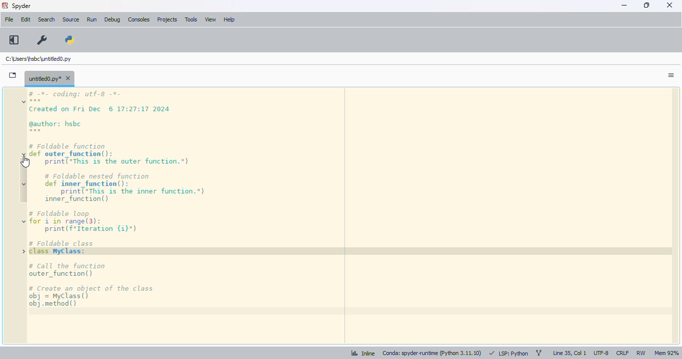  Describe the element at coordinates (138, 19) in the screenshot. I see `consoles` at that location.